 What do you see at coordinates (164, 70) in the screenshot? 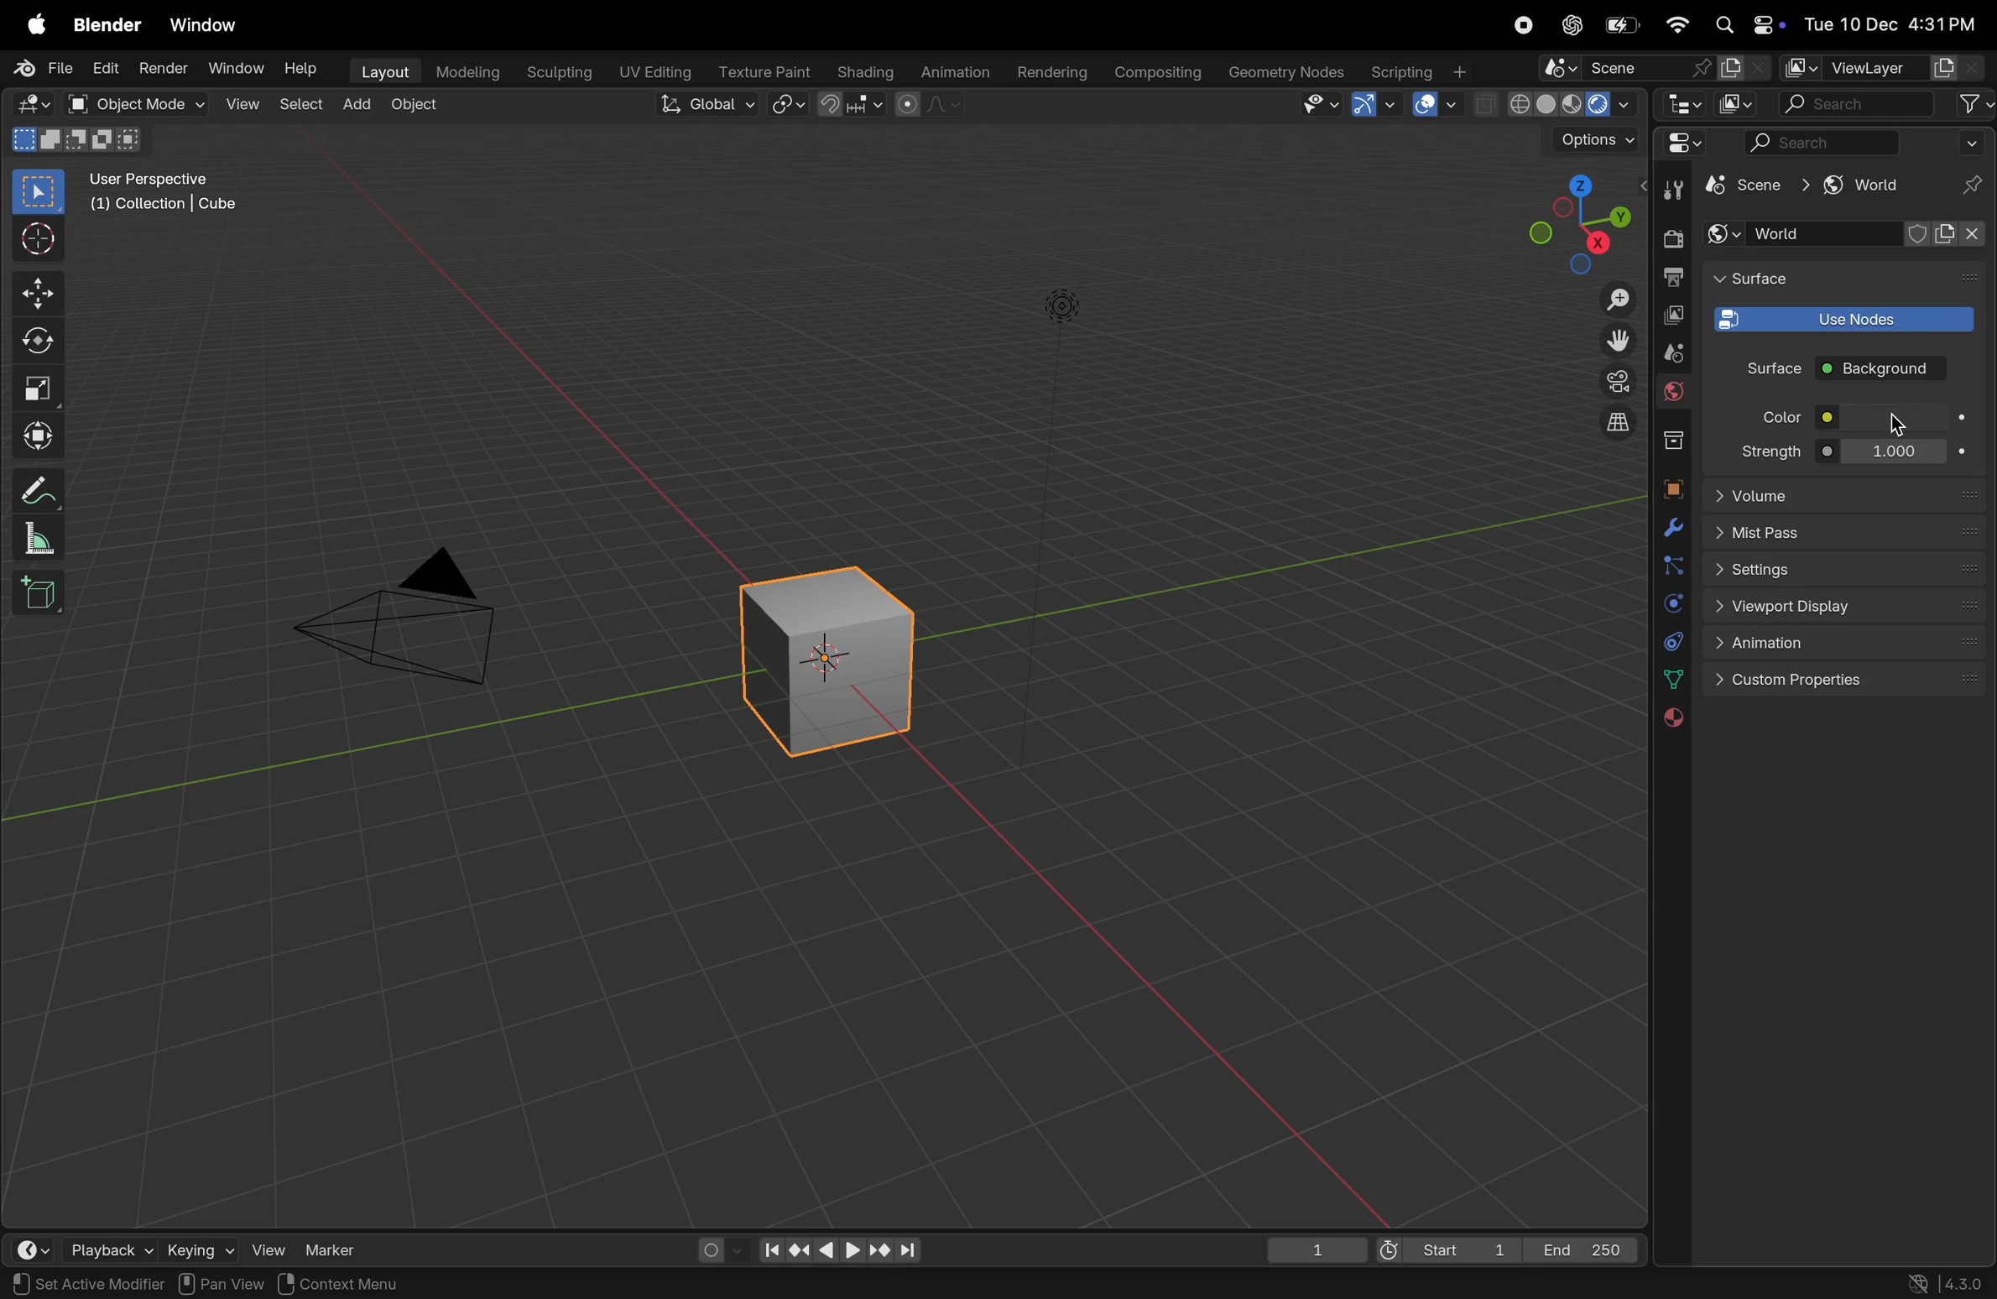
I see `render` at bounding box center [164, 70].